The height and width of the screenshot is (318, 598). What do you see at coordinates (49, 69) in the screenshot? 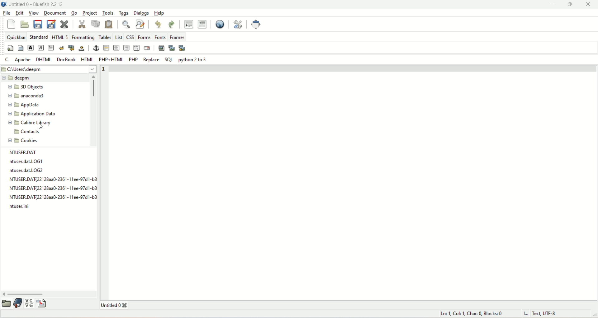
I see `location` at bounding box center [49, 69].